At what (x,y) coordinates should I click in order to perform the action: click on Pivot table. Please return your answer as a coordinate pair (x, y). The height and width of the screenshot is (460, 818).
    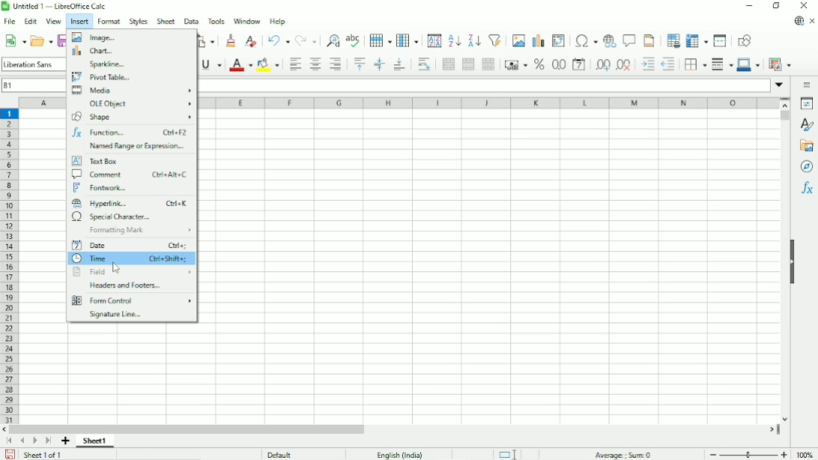
    Looking at the image, I should click on (101, 78).